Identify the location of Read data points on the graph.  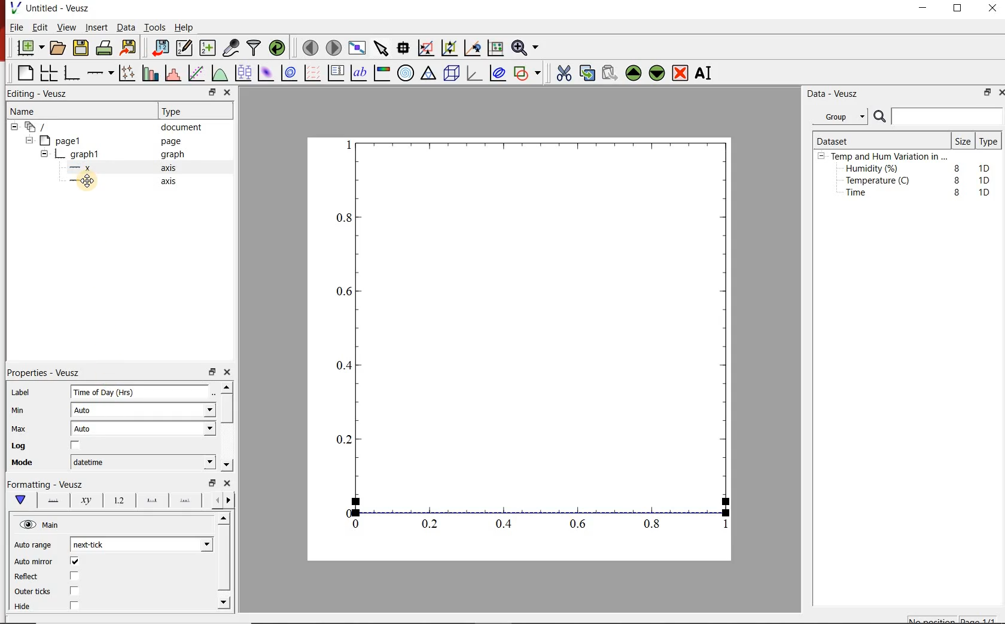
(404, 48).